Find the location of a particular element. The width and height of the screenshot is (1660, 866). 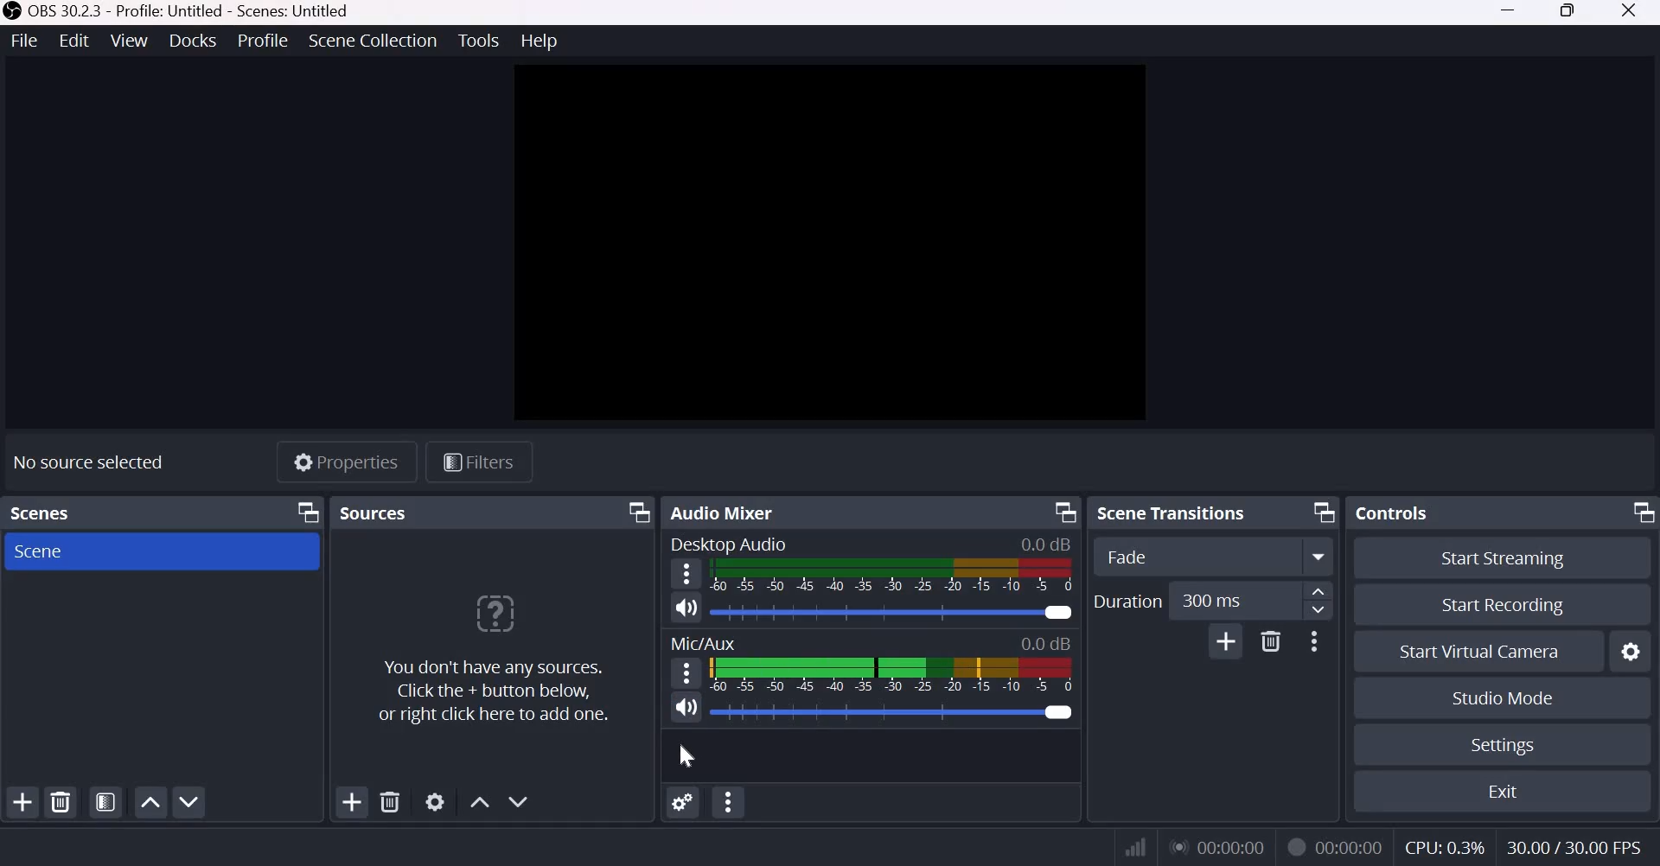

Audio Slider is located at coordinates (893, 614).